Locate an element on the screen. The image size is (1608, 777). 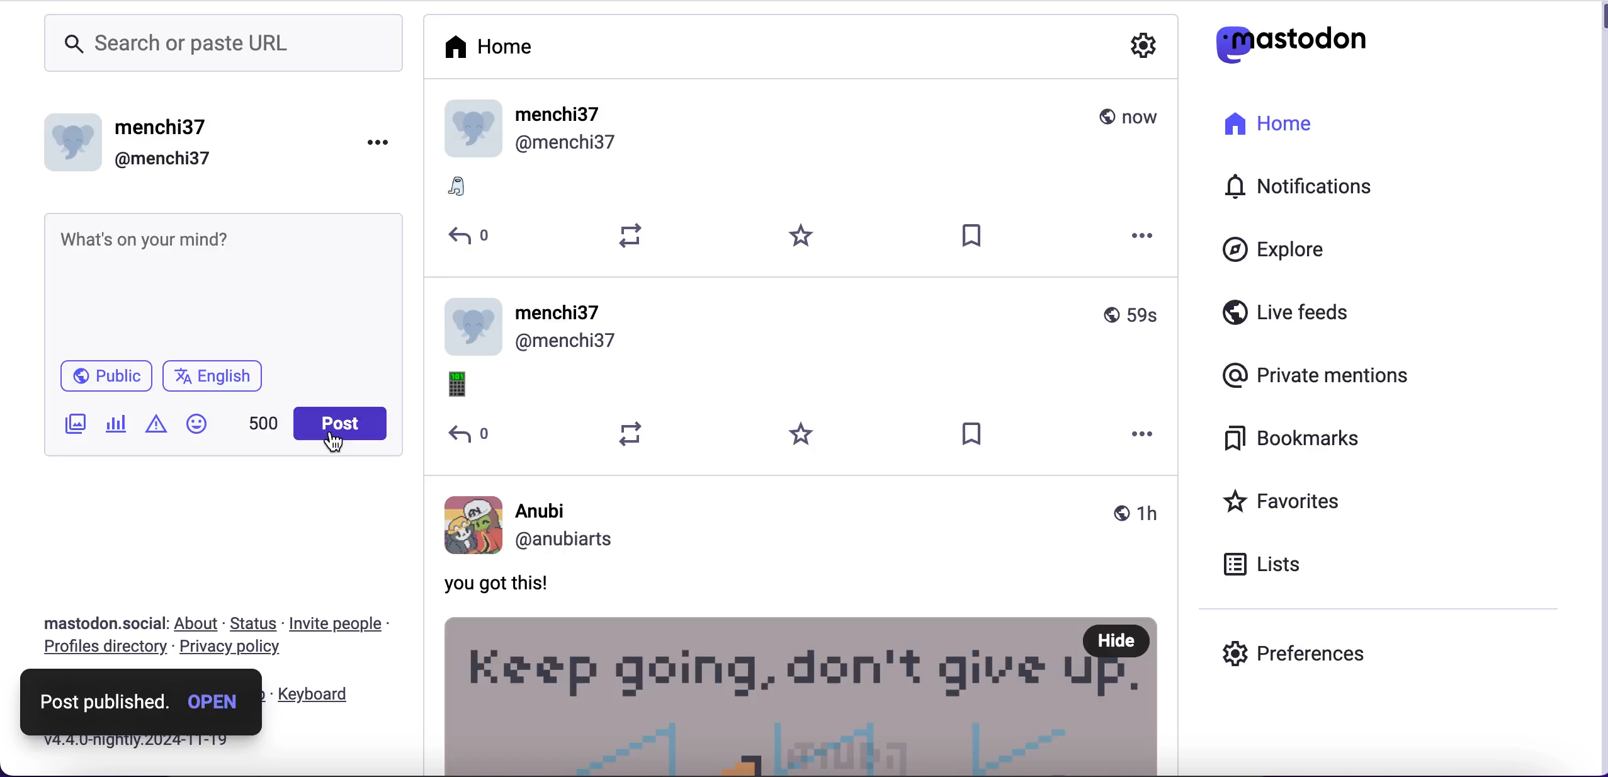
add emoji is located at coordinates (197, 424).